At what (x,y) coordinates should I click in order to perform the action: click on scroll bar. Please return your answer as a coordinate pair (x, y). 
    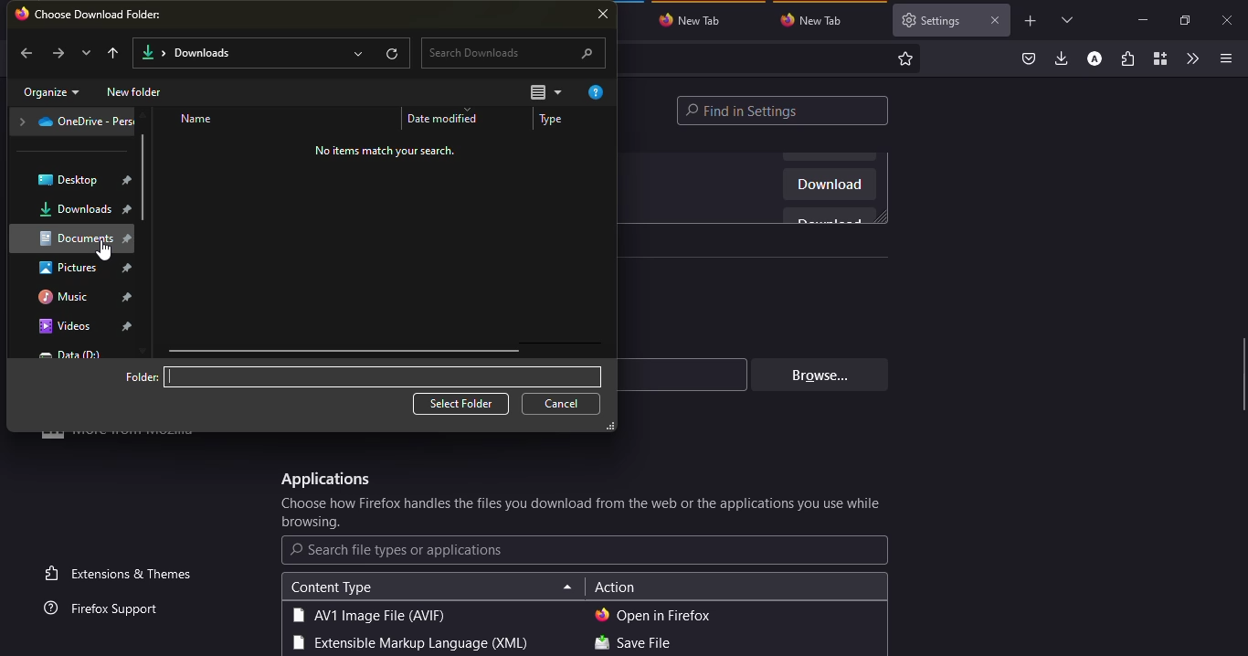
    Looking at the image, I should click on (344, 351).